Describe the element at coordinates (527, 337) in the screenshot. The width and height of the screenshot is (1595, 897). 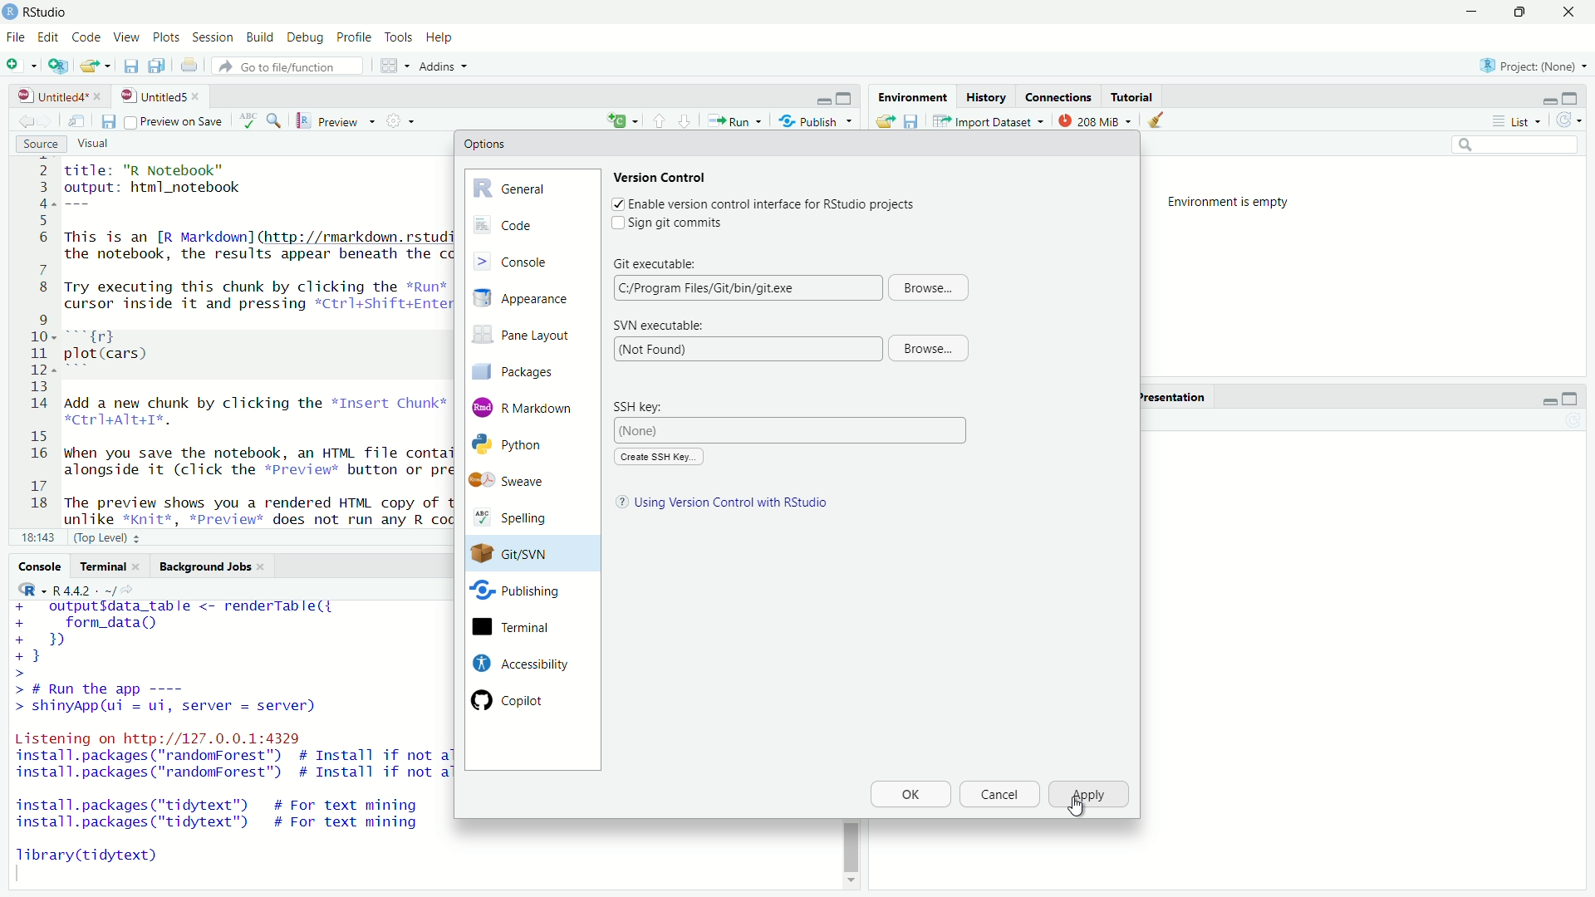
I see `Pane Layout` at that location.